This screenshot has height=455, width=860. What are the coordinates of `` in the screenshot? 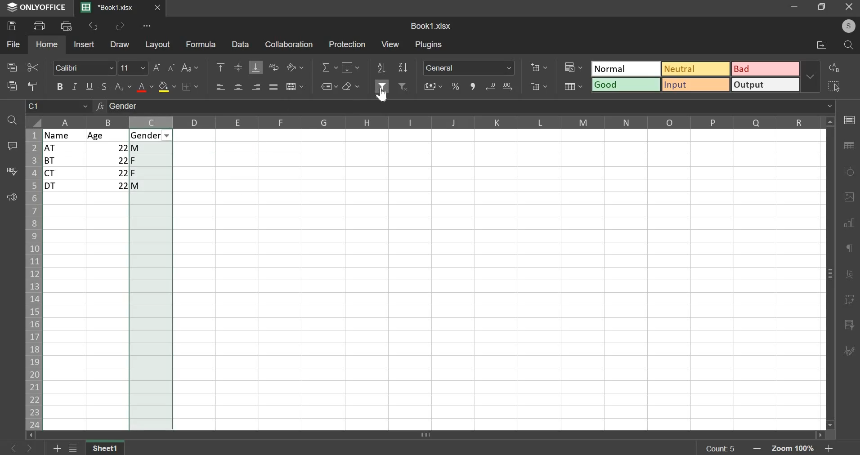 It's located at (45, 45).